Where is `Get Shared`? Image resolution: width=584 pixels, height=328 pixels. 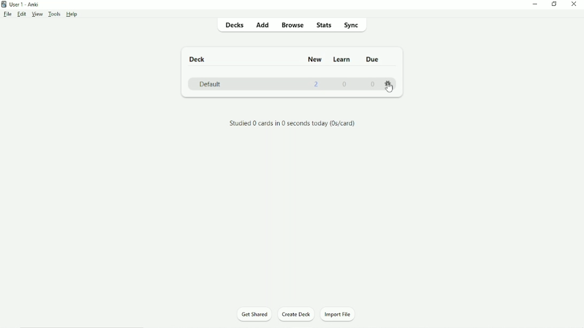 Get Shared is located at coordinates (253, 315).